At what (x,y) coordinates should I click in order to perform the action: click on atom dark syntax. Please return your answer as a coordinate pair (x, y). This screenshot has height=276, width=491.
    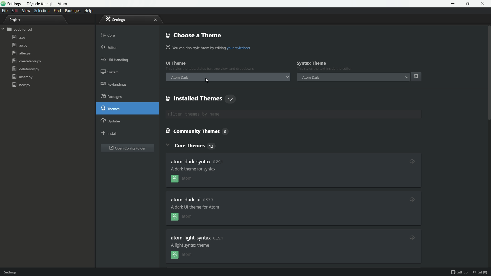
    Looking at the image, I should click on (199, 161).